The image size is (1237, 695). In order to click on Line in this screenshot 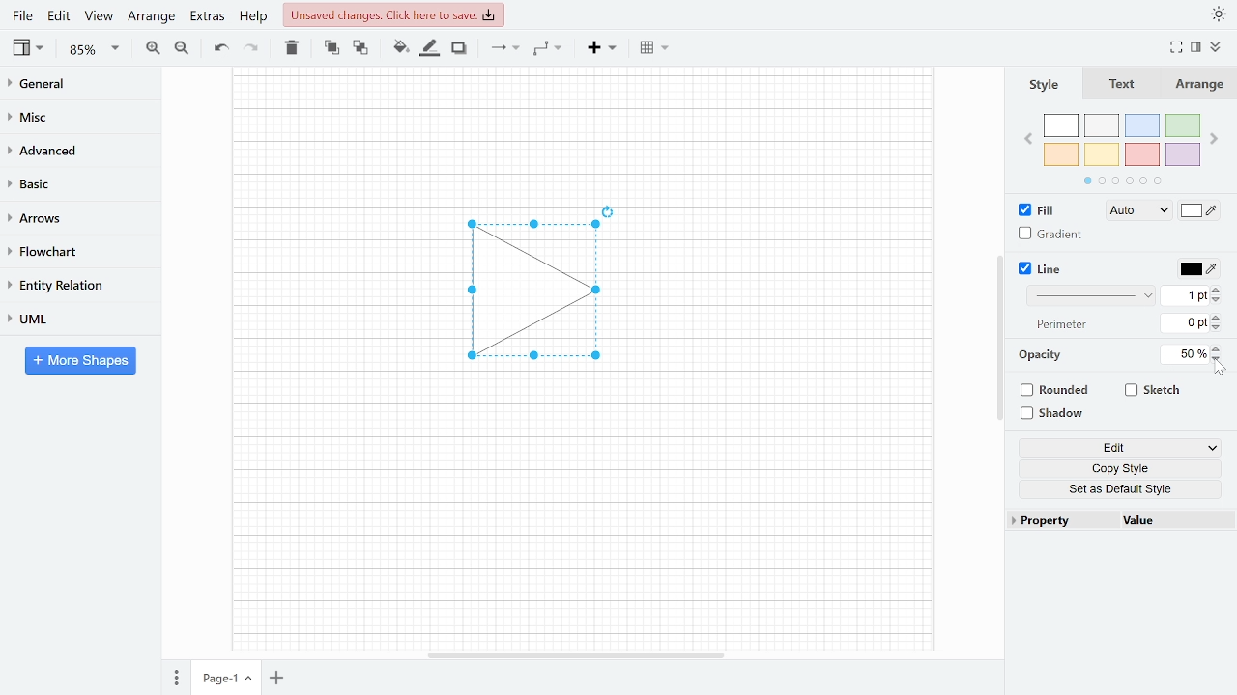, I will do `click(1042, 269)`.